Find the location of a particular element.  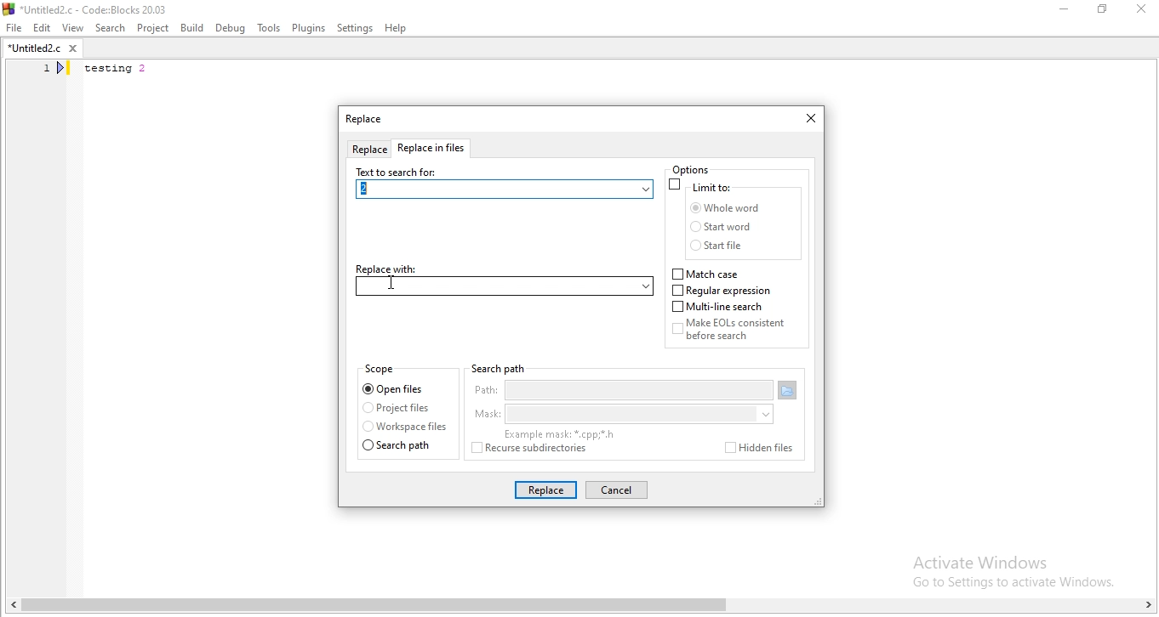

cursor is located at coordinates (393, 286).